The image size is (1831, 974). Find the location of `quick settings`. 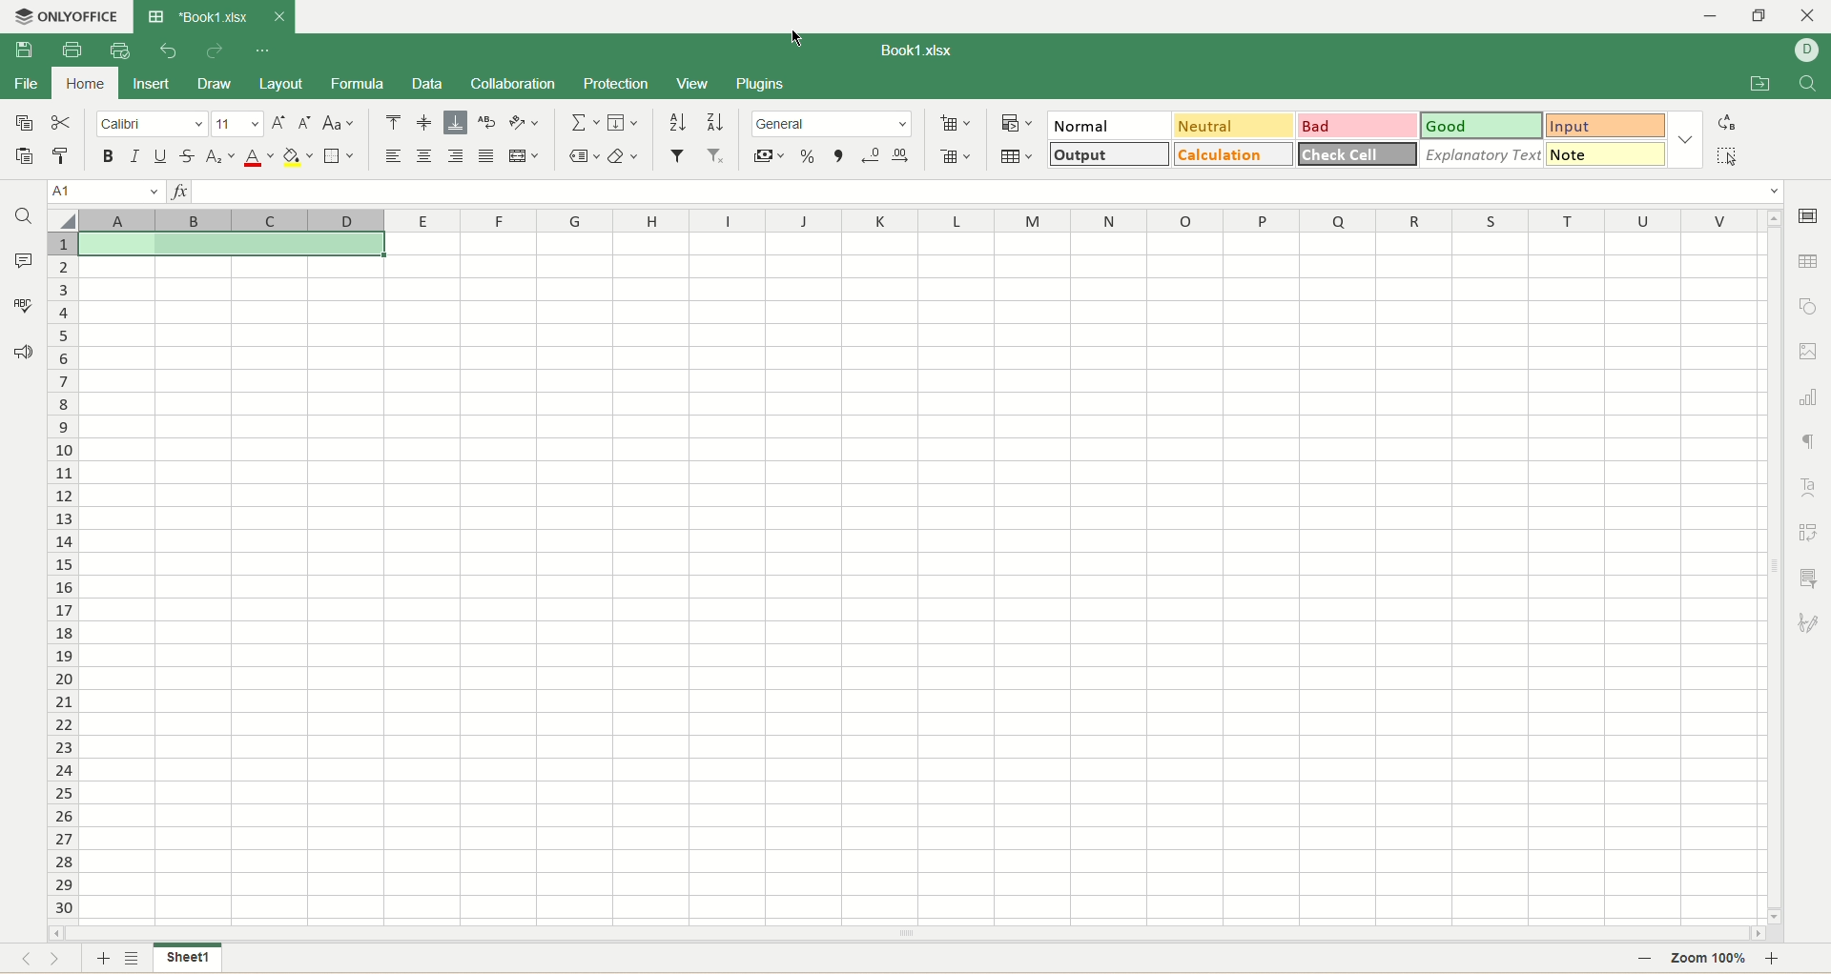

quick settings is located at coordinates (262, 53).